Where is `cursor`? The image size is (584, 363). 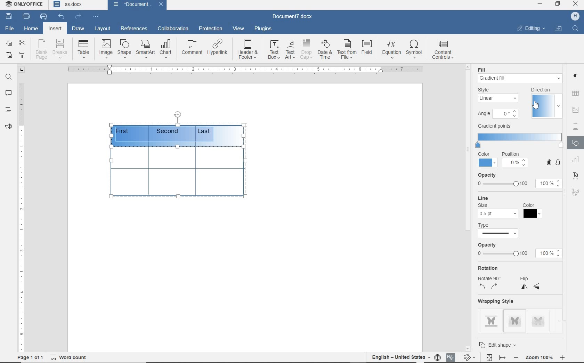
cursor is located at coordinates (534, 106).